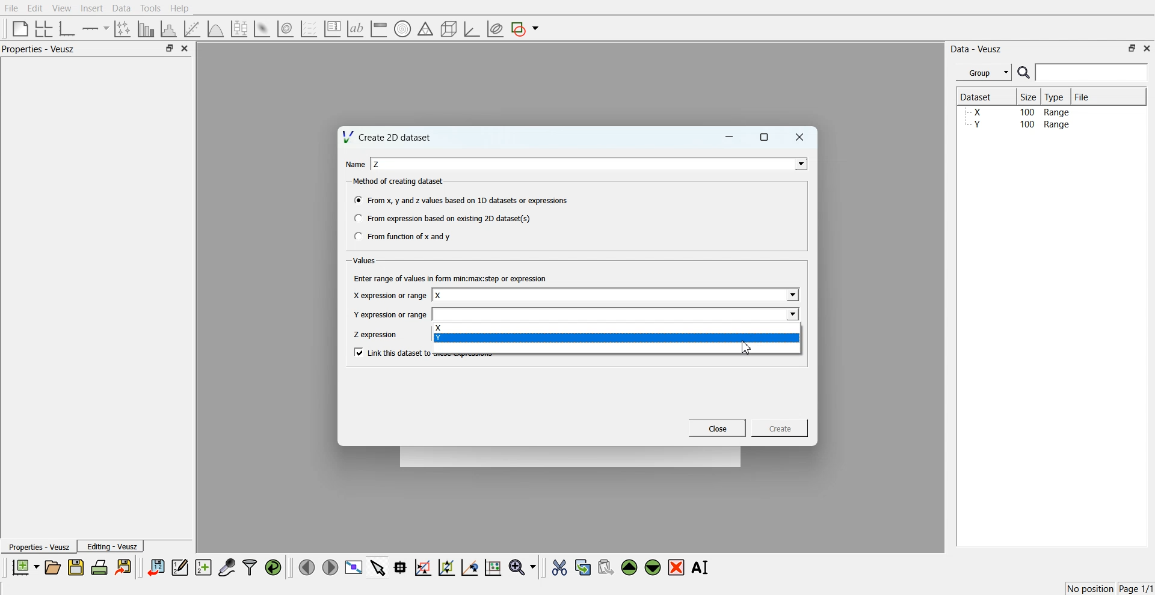 The image size is (1155, 595). I want to click on Data, so click(123, 8).